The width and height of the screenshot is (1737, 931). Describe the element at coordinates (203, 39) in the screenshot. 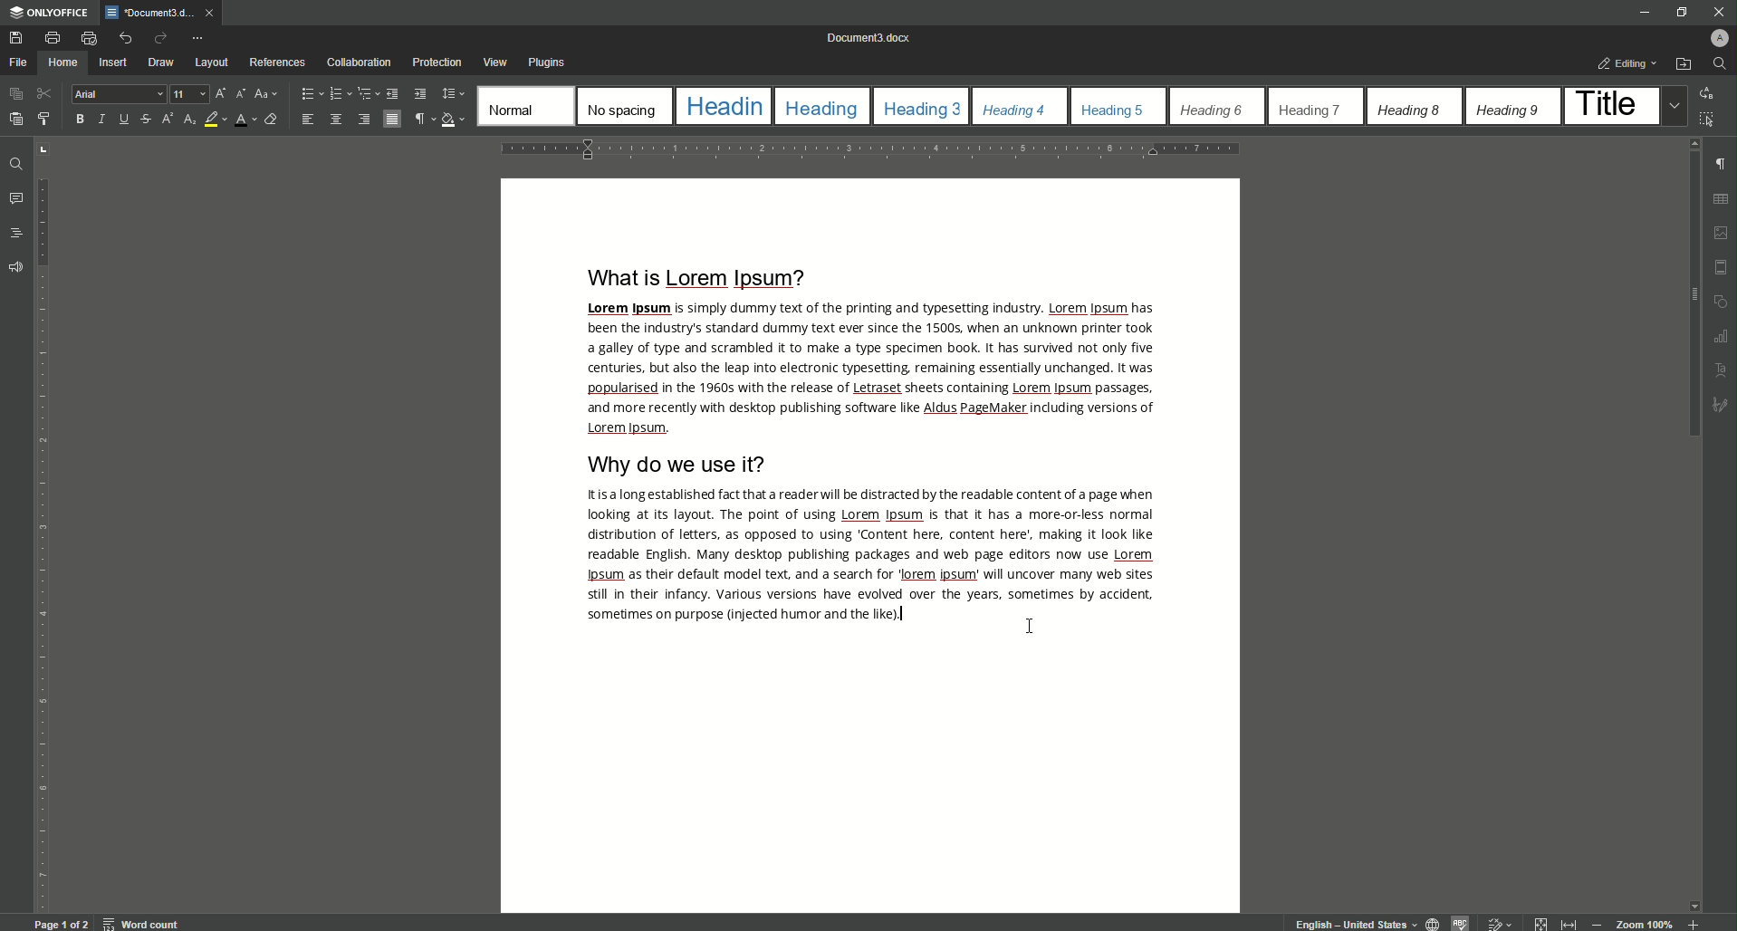

I see `Customize` at that location.